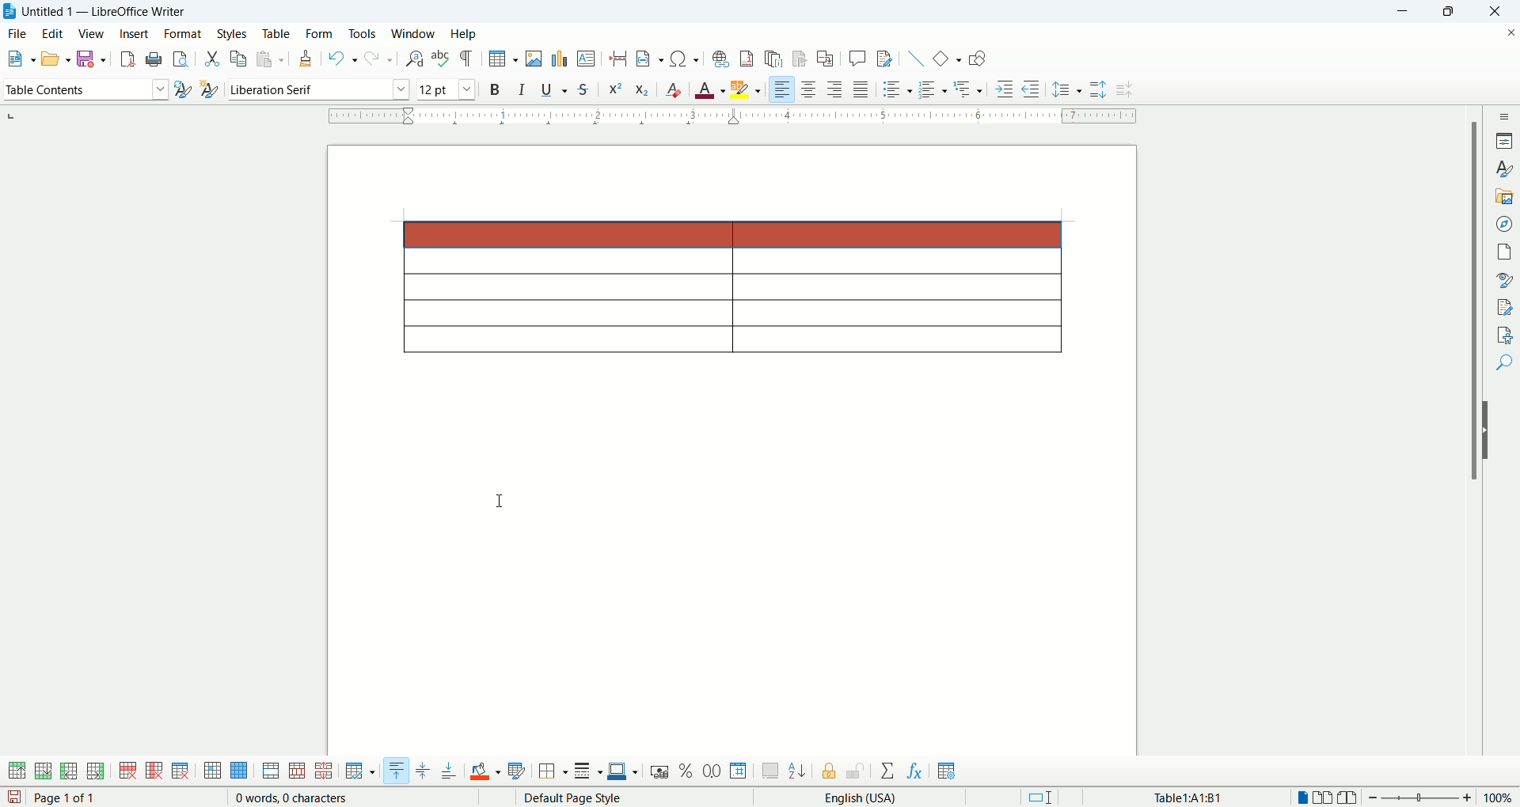 The image size is (1520, 807). What do you see at coordinates (1504, 116) in the screenshot?
I see `sidebar settings` at bounding box center [1504, 116].